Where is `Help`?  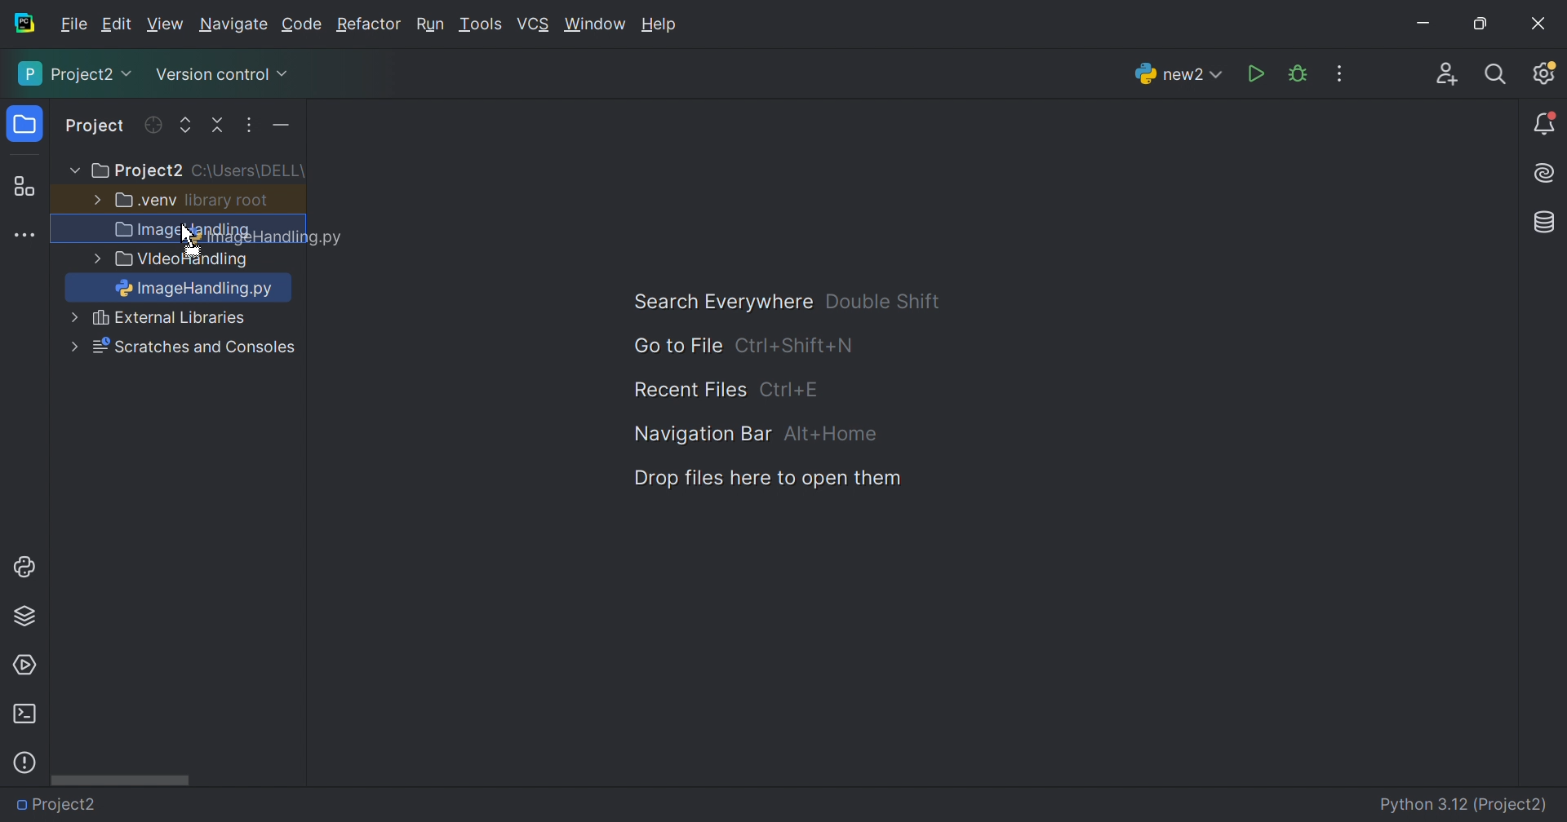
Help is located at coordinates (662, 26).